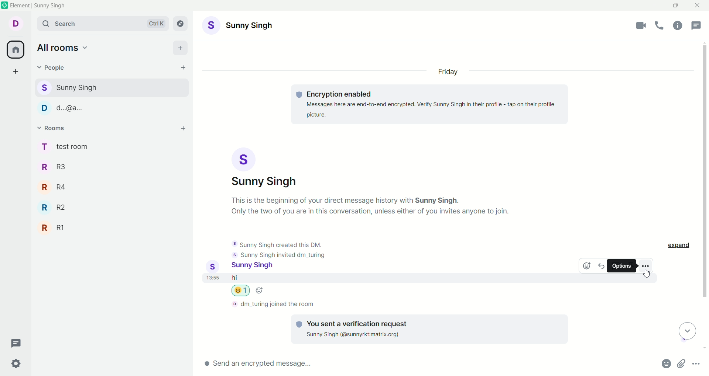  Describe the element at coordinates (622, 266) in the screenshot. I see `options` at that location.